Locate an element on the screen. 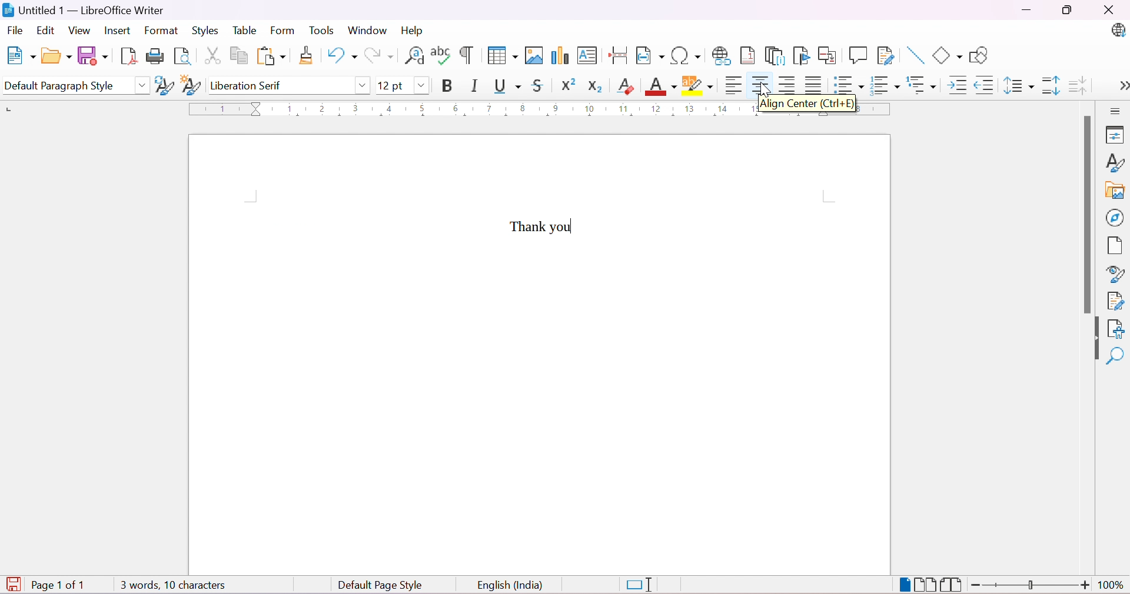 This screenshot has width=1130, height=594. More is located at coordinates (1123, 85).